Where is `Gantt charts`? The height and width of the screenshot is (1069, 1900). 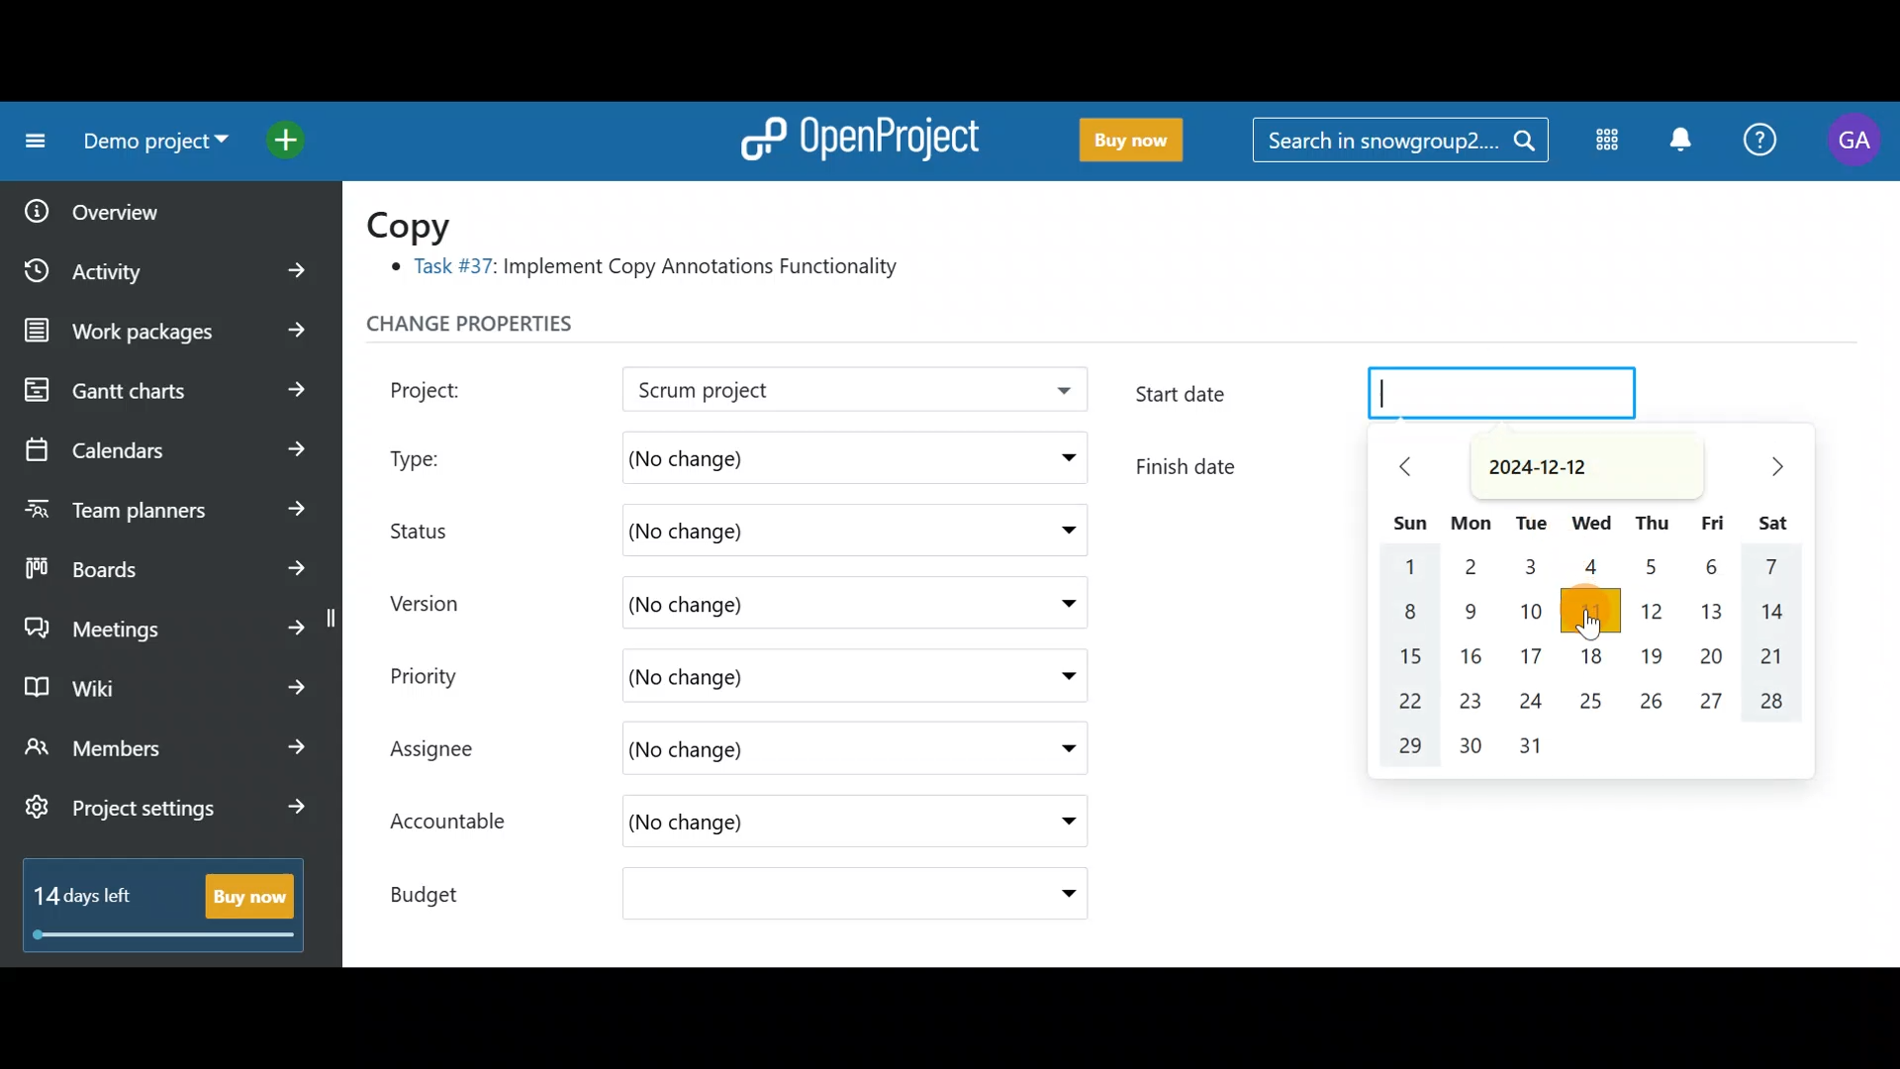
Gantt charts is located at coordinates (161, 391).